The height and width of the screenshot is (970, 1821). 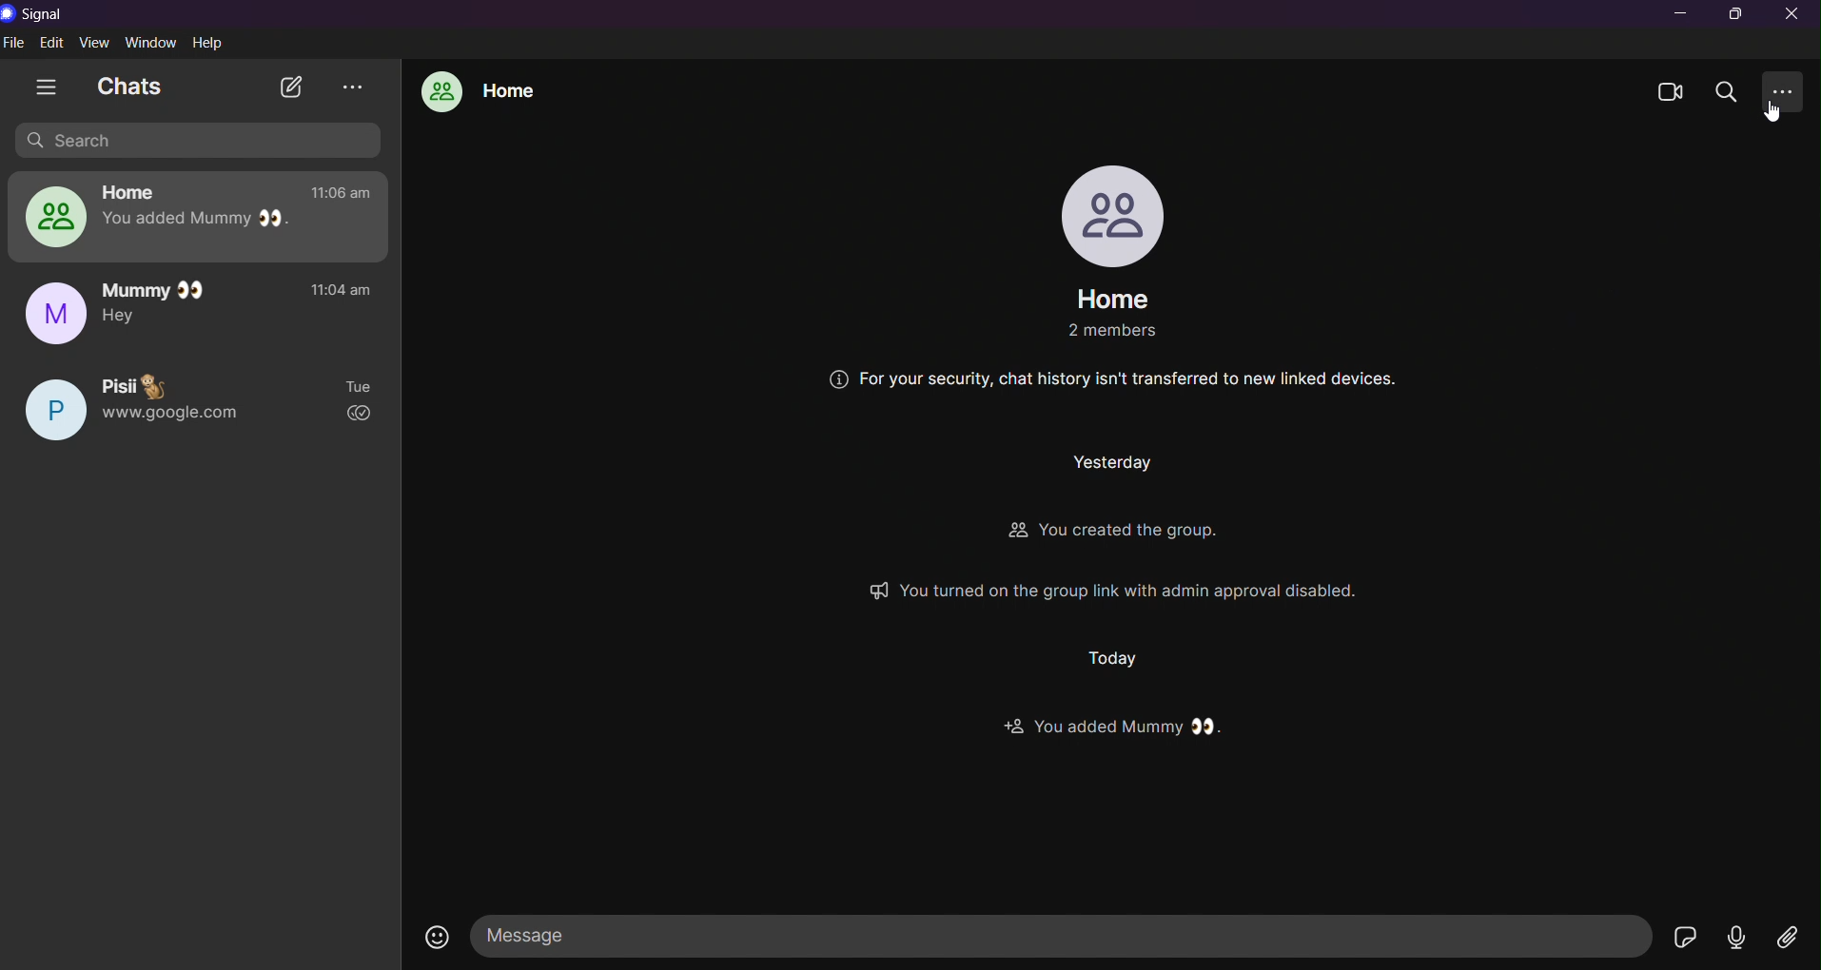 What do you see at coordinates (1732, 90) in the screenshot?
I see `search` at bounding box center [1732, 90].